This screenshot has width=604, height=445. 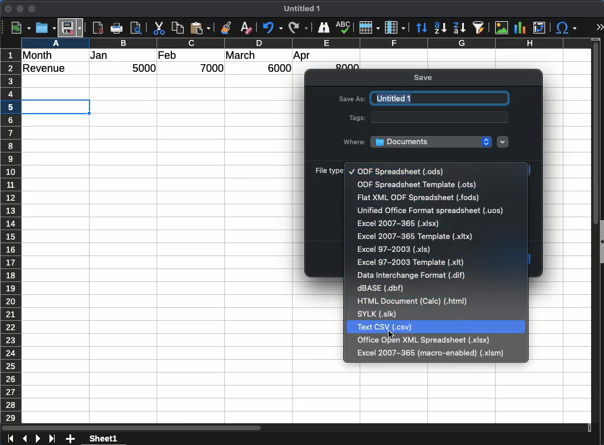 I want to click on month, so click(x=40, y=55).